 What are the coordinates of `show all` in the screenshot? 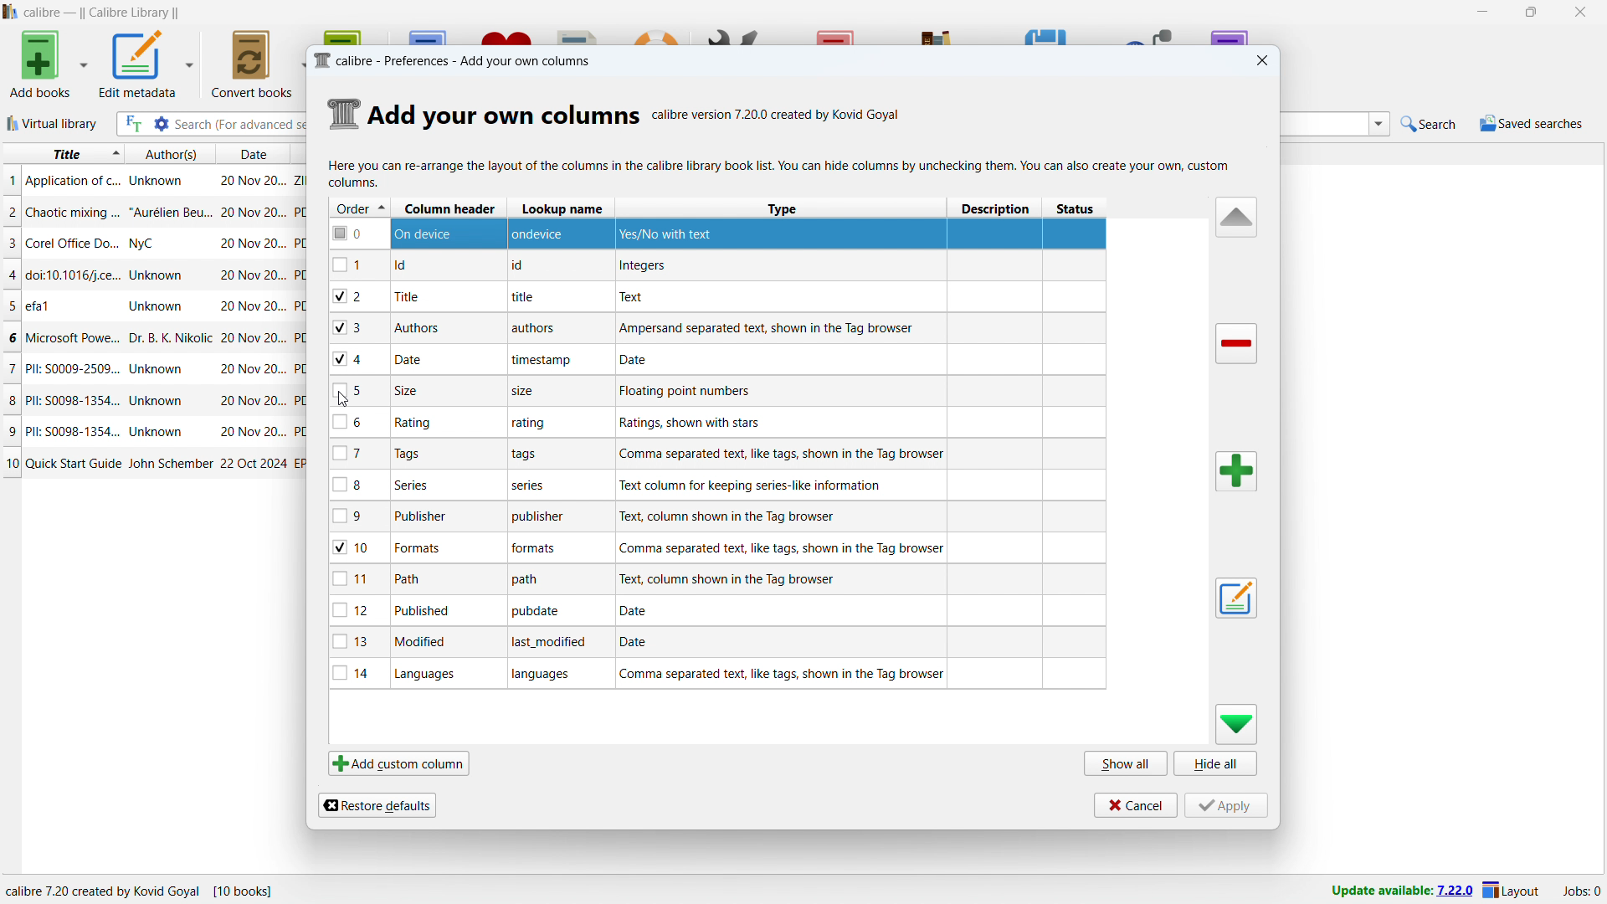 It's located at (1125, 764).